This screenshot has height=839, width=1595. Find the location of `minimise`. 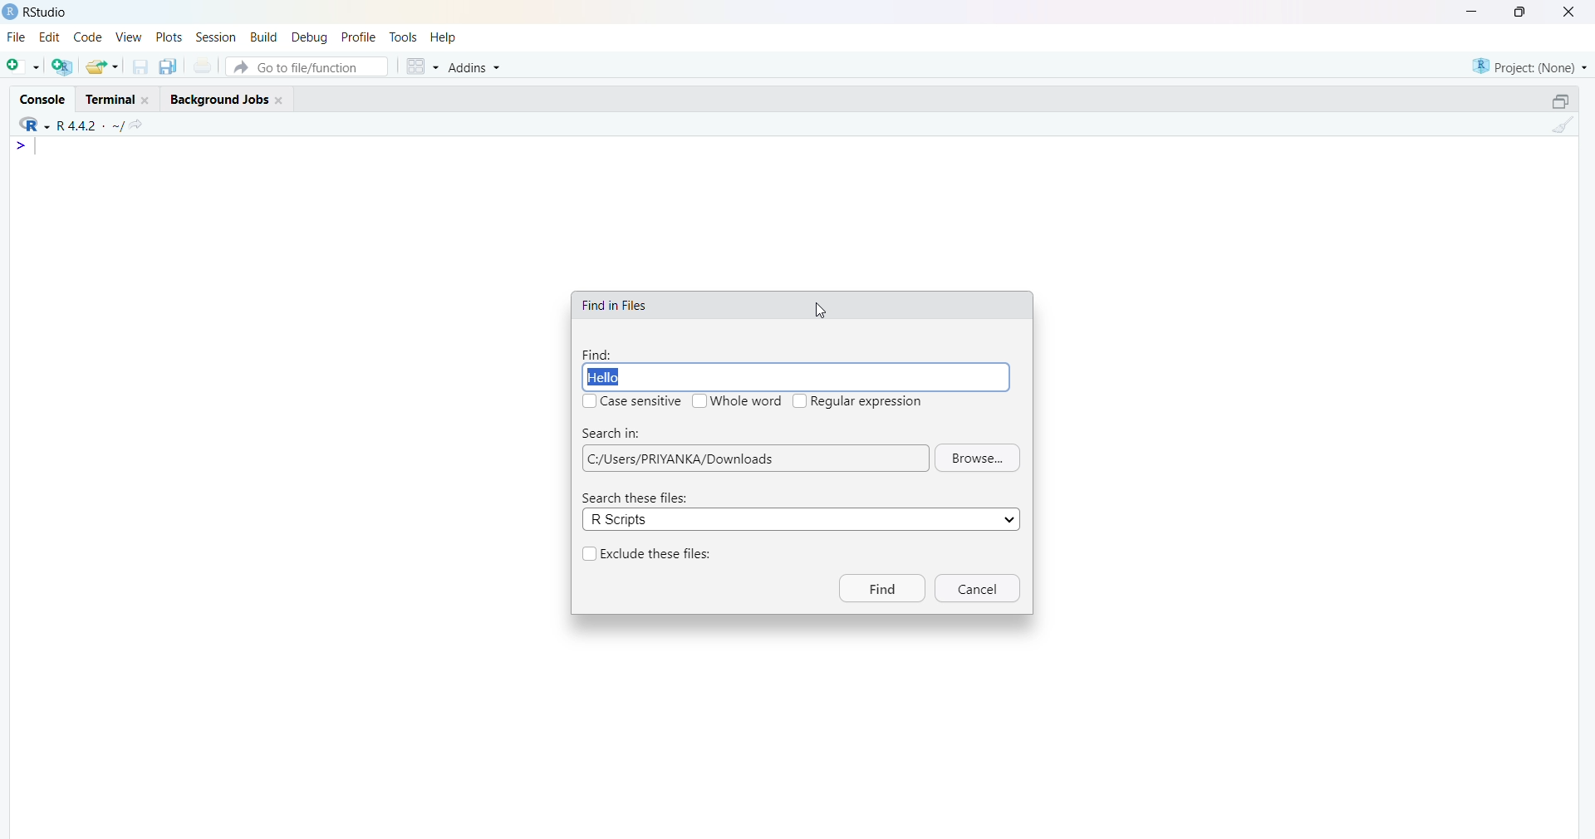

minimise is located at coordinates (1474, 10).